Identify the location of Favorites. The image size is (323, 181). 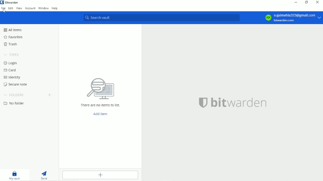
(16, 37).